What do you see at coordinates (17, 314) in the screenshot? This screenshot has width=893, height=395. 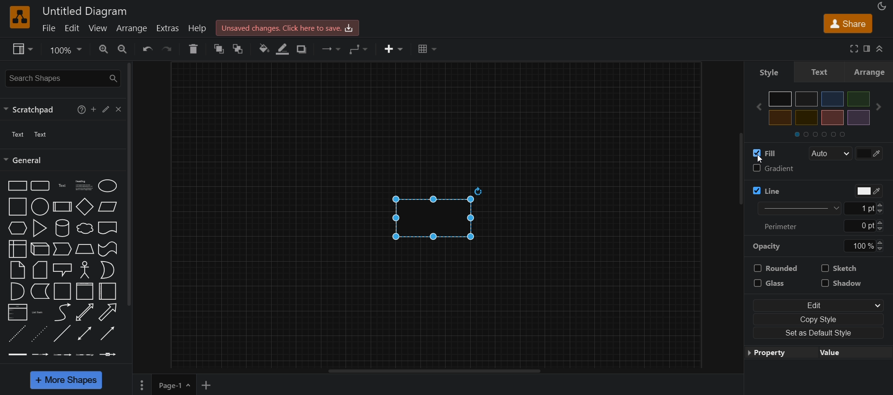 I see `list` at bounding box center [17, 314].